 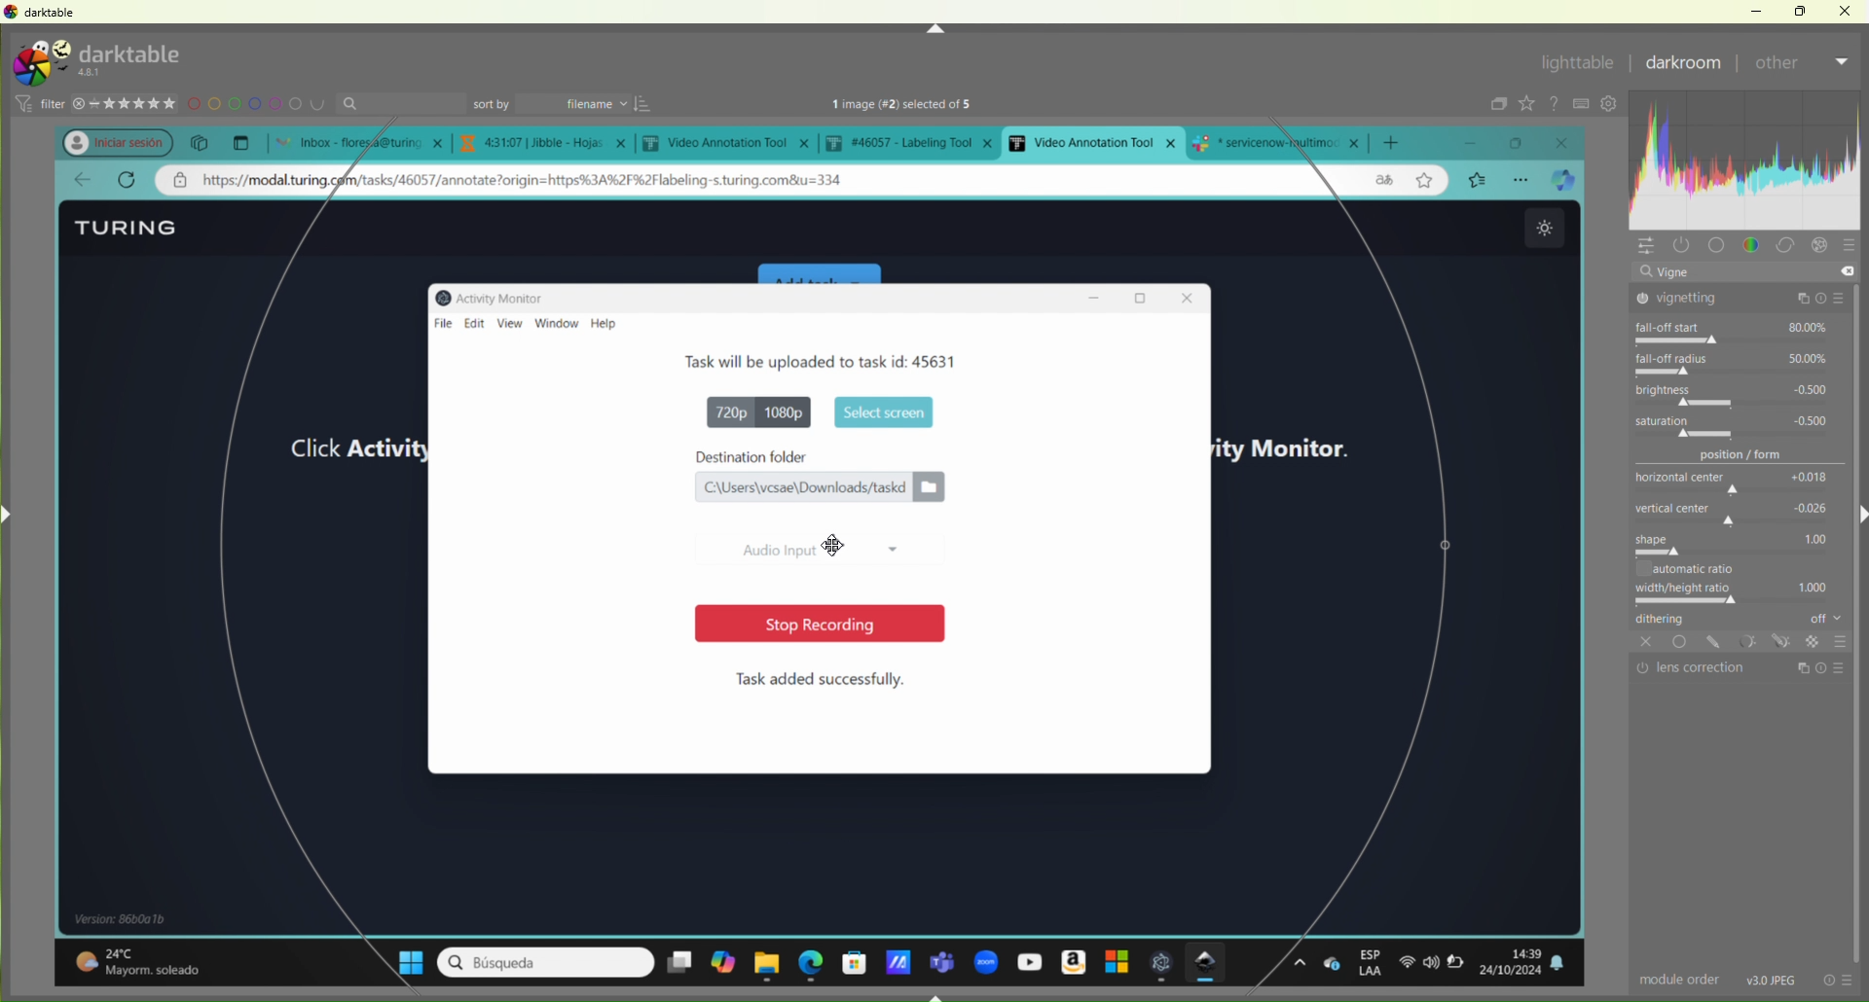 I want to click on stars, so click(x=128, y=101).